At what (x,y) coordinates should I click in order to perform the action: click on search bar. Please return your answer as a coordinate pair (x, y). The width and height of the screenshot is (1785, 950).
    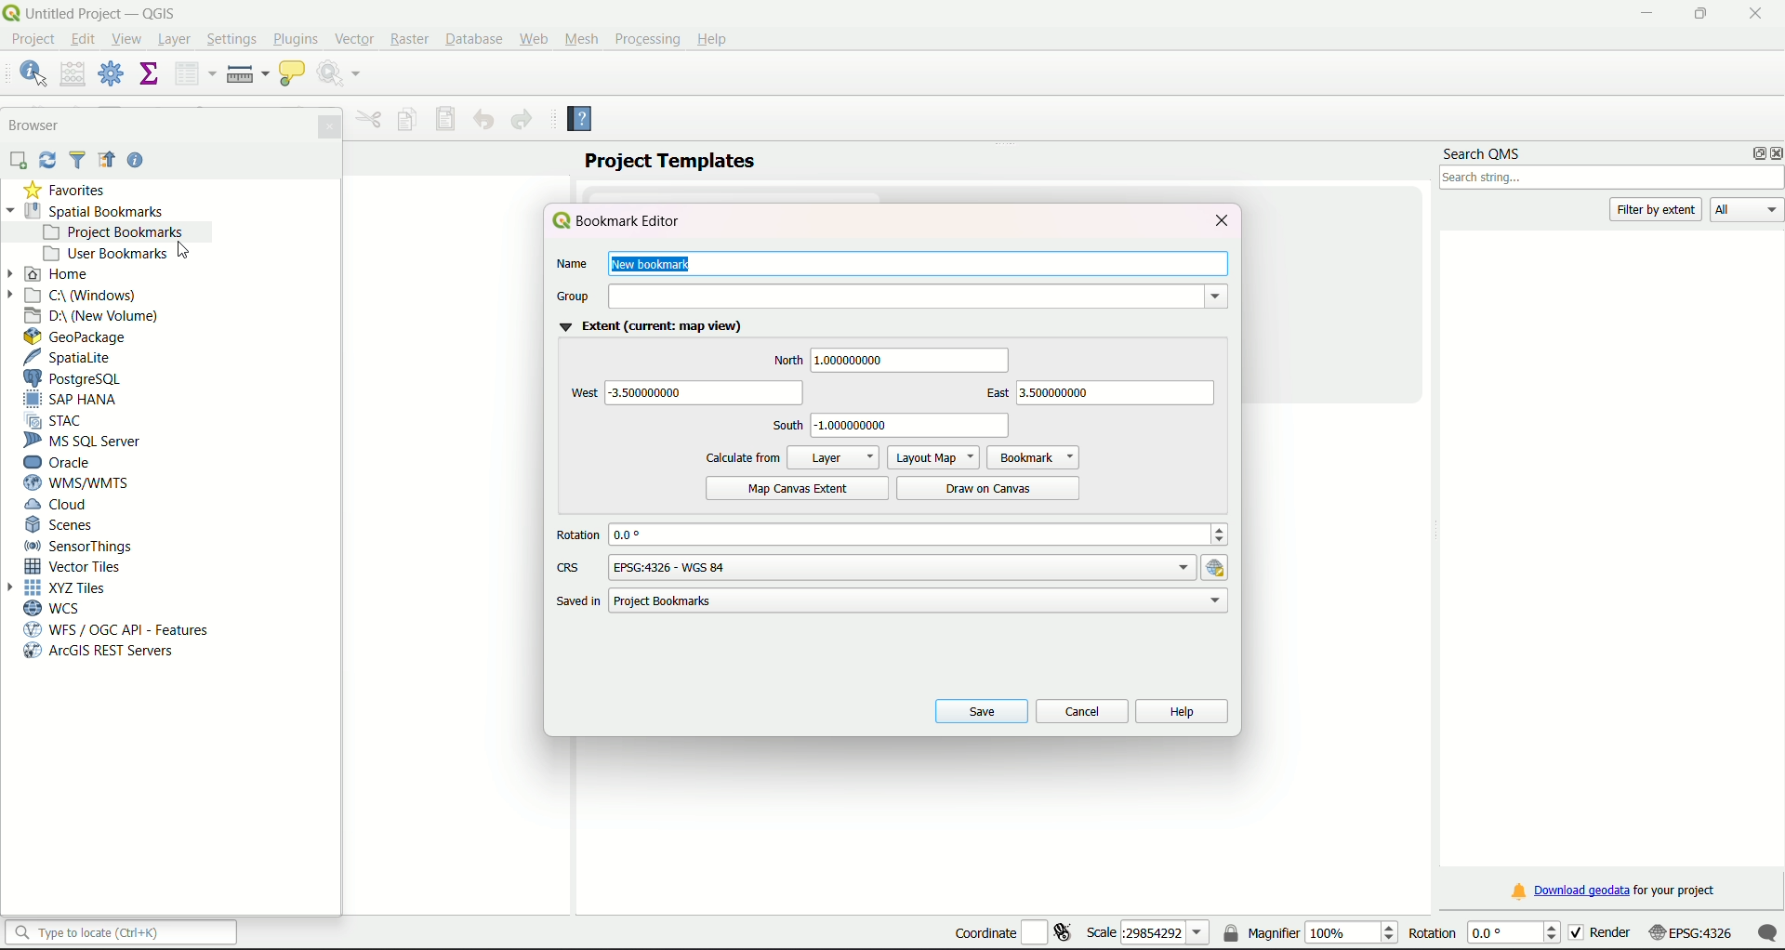
    Looking at the image, I should click on (122, 932).